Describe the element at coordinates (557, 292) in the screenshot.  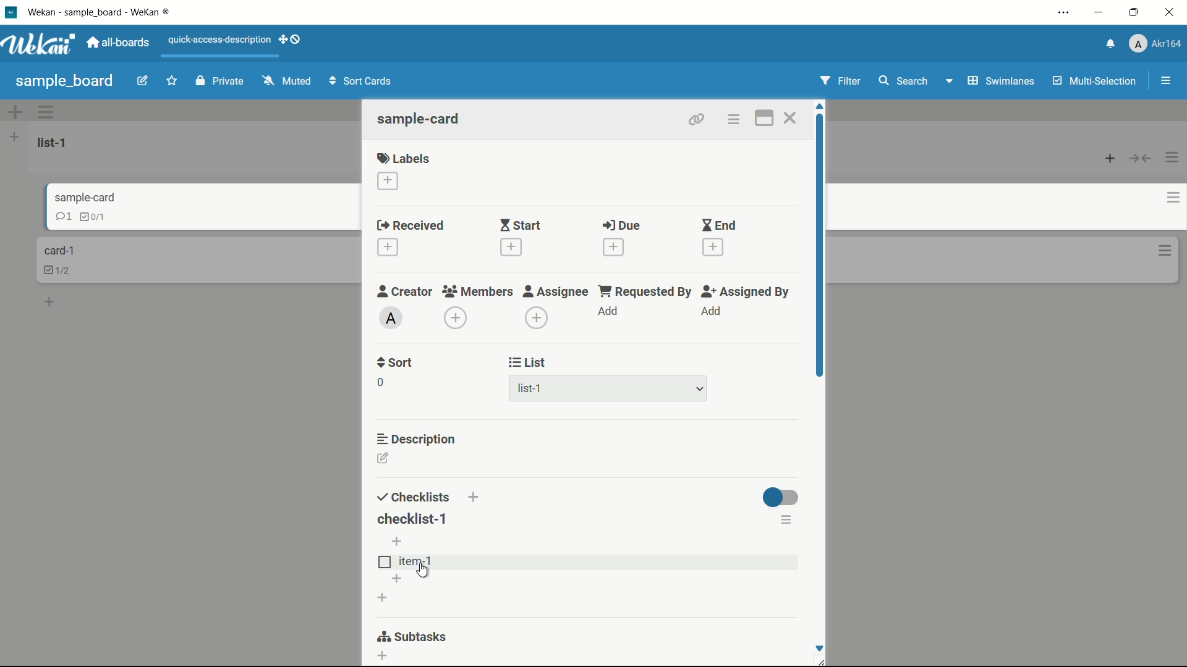
I see `assignee` at that location.